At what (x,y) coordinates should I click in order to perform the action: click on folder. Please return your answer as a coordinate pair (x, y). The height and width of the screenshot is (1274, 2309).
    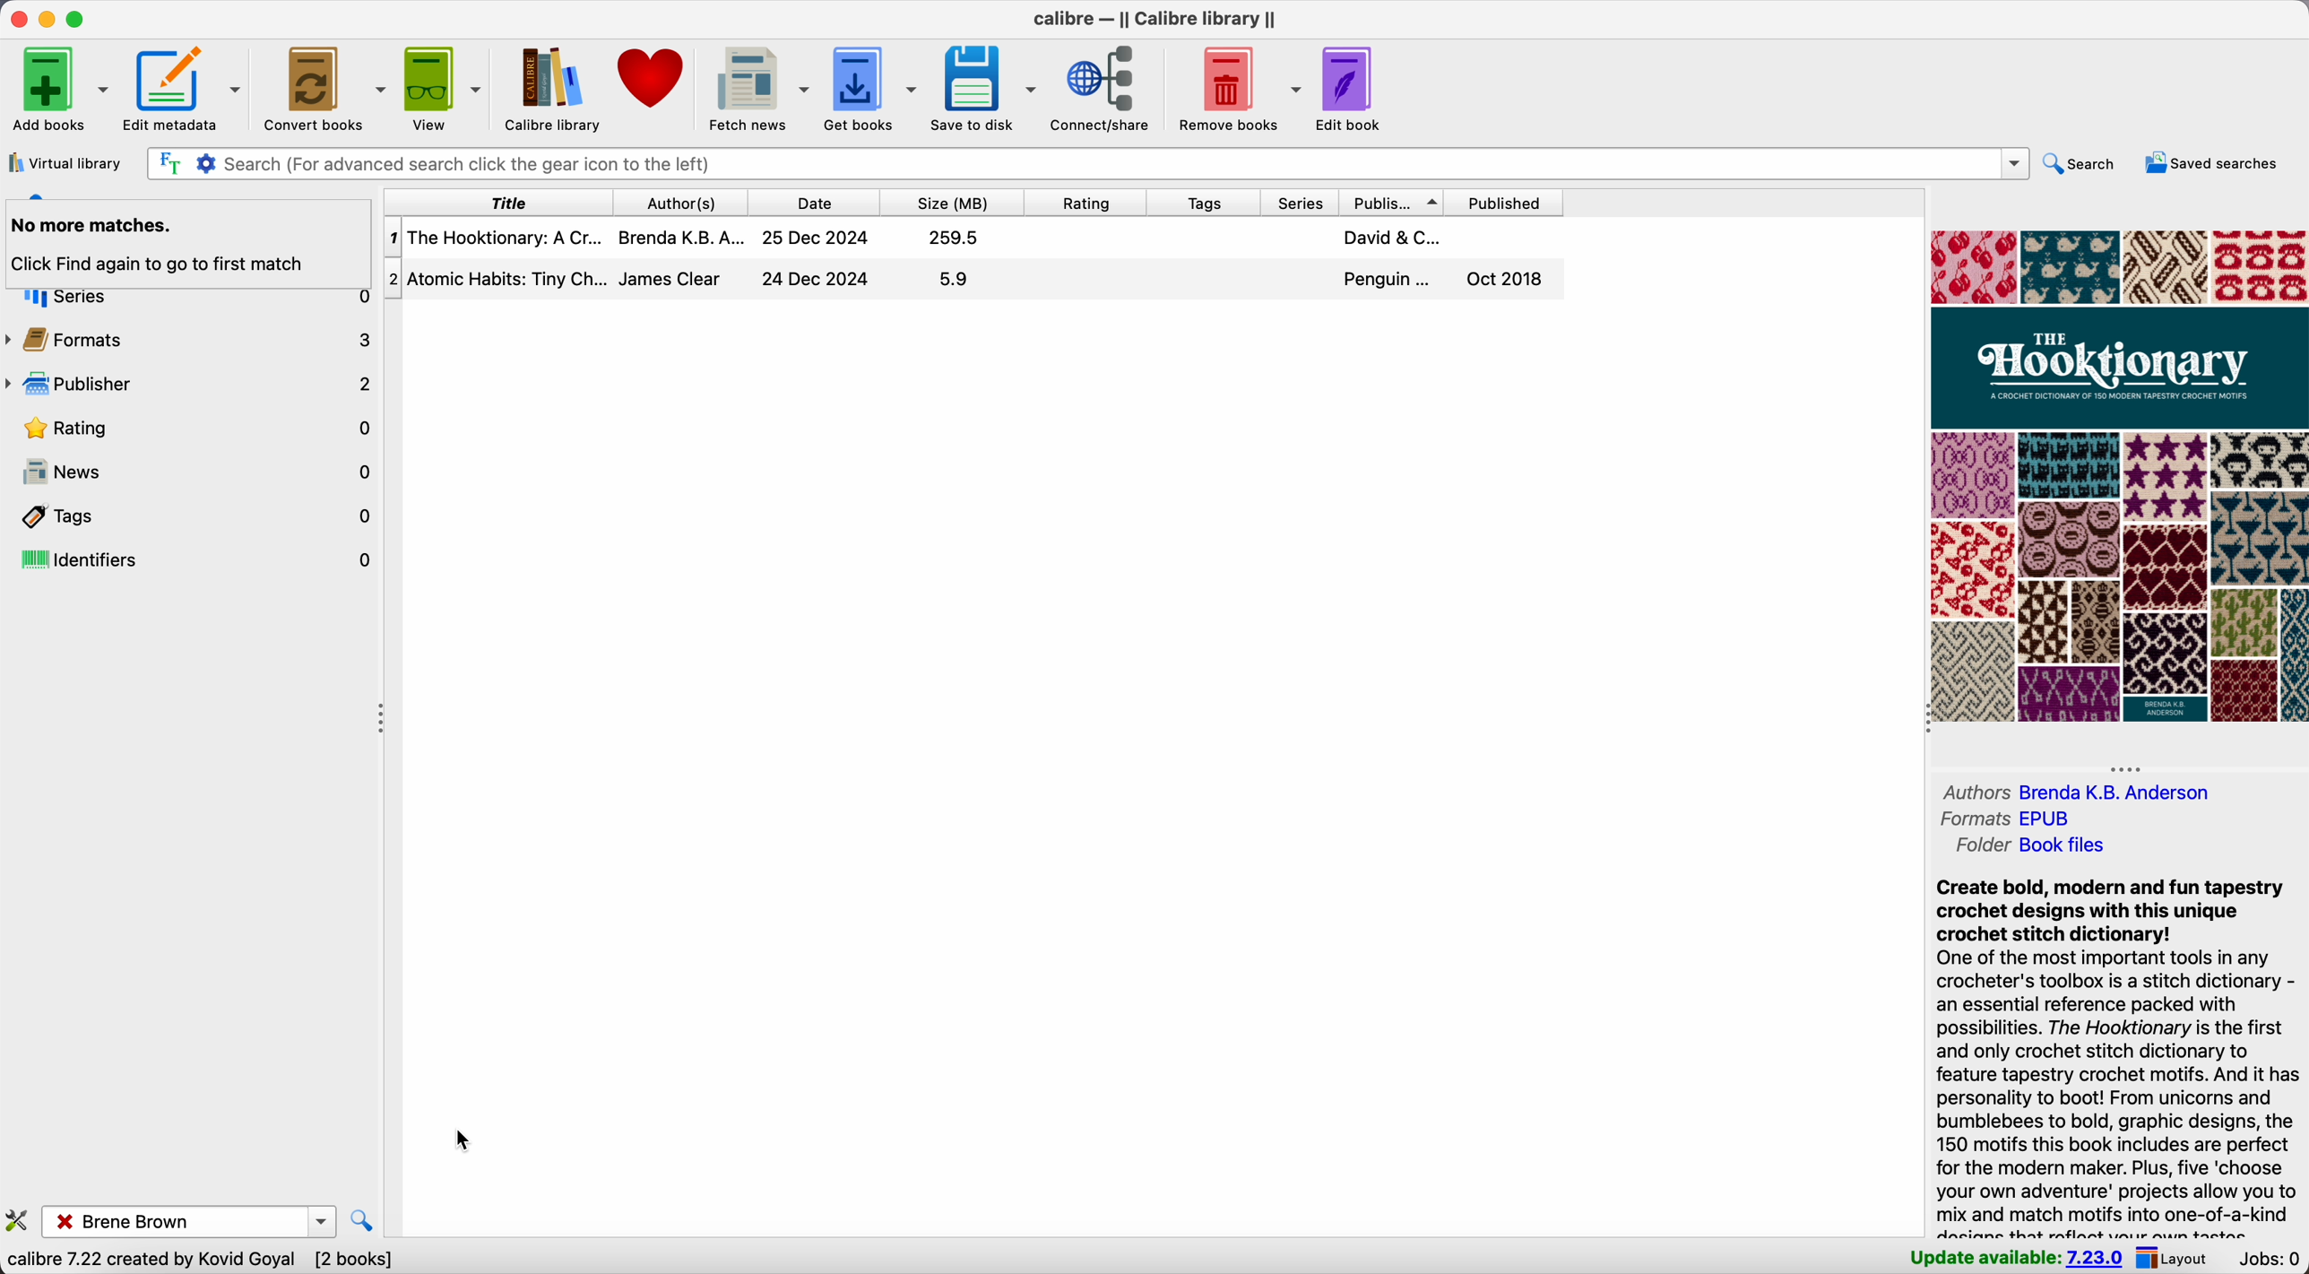
    Looking at the image, I should click on (2032, 846).